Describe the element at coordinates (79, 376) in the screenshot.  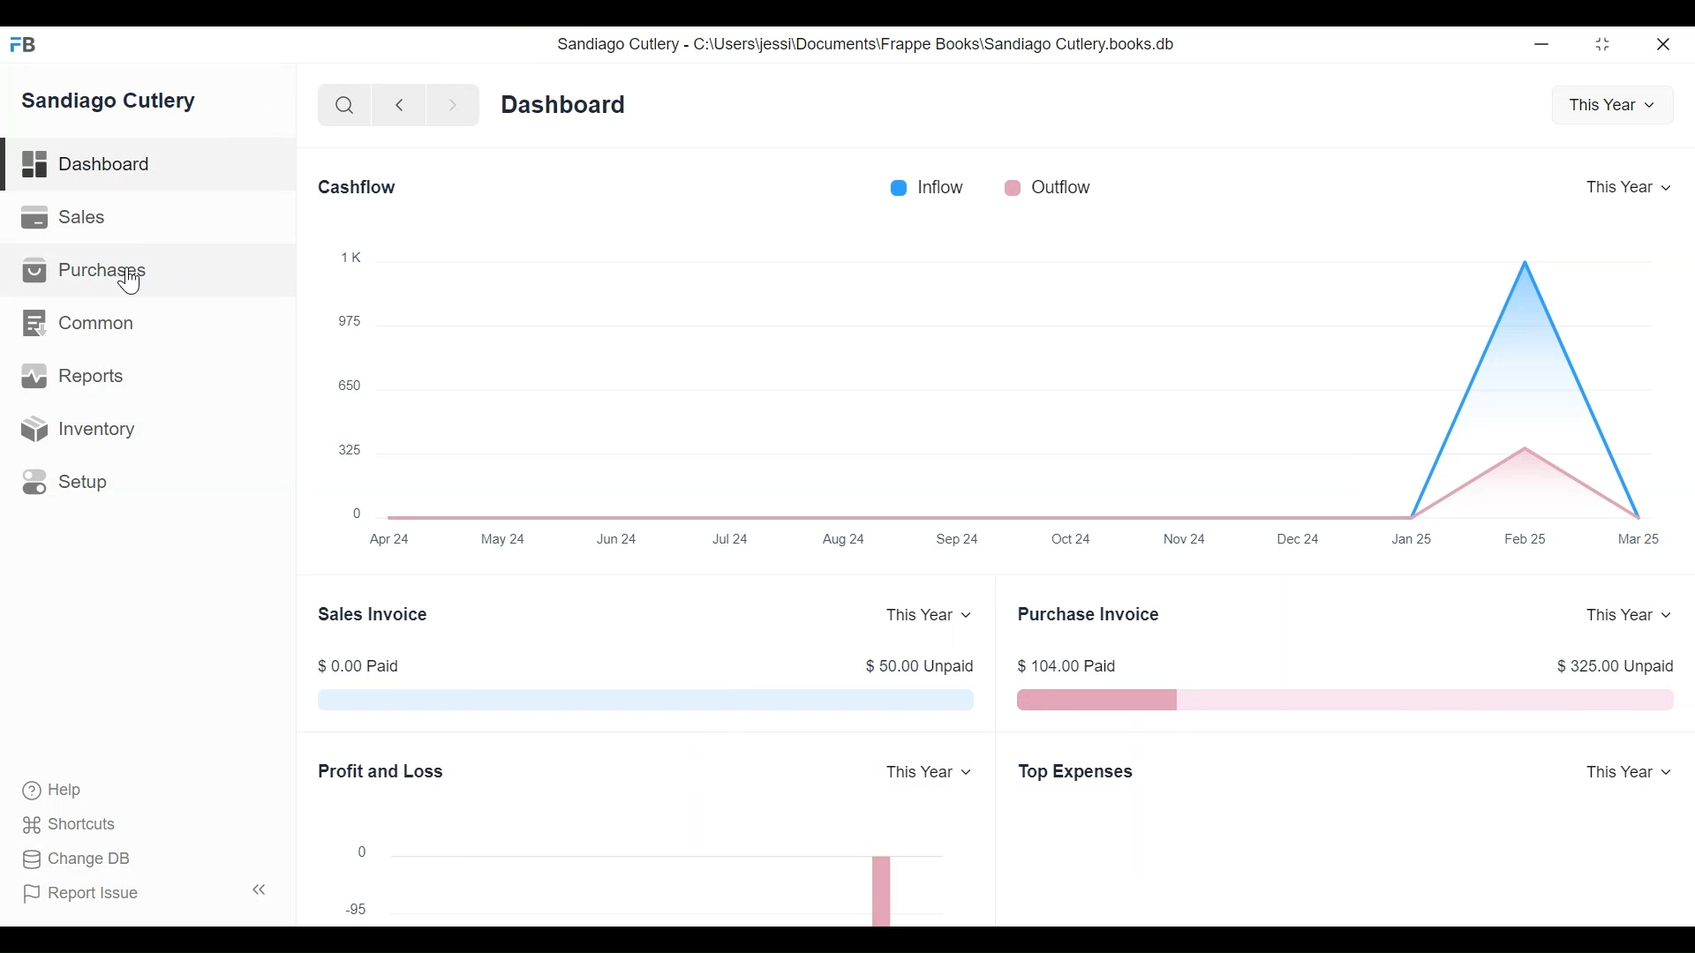
I see `Reports` at that location.